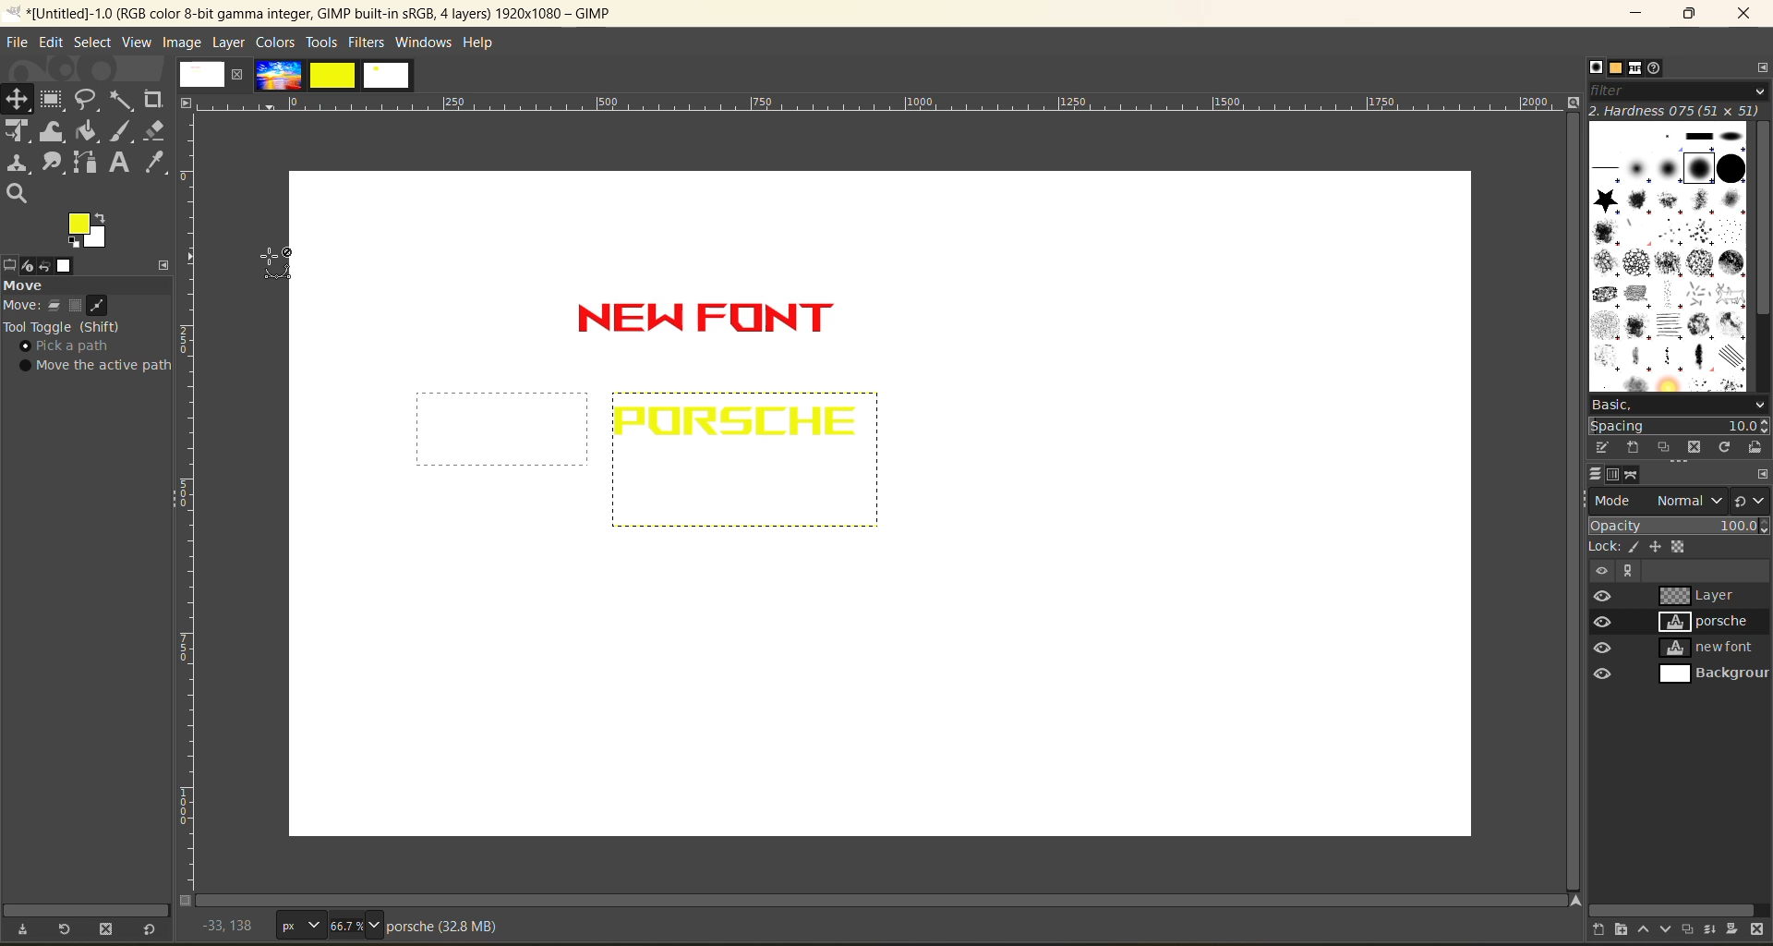  What do you see at coordinates (17, 133) in the screenshot?
I see `Unified transform tool` at bounding box center [17, 133].